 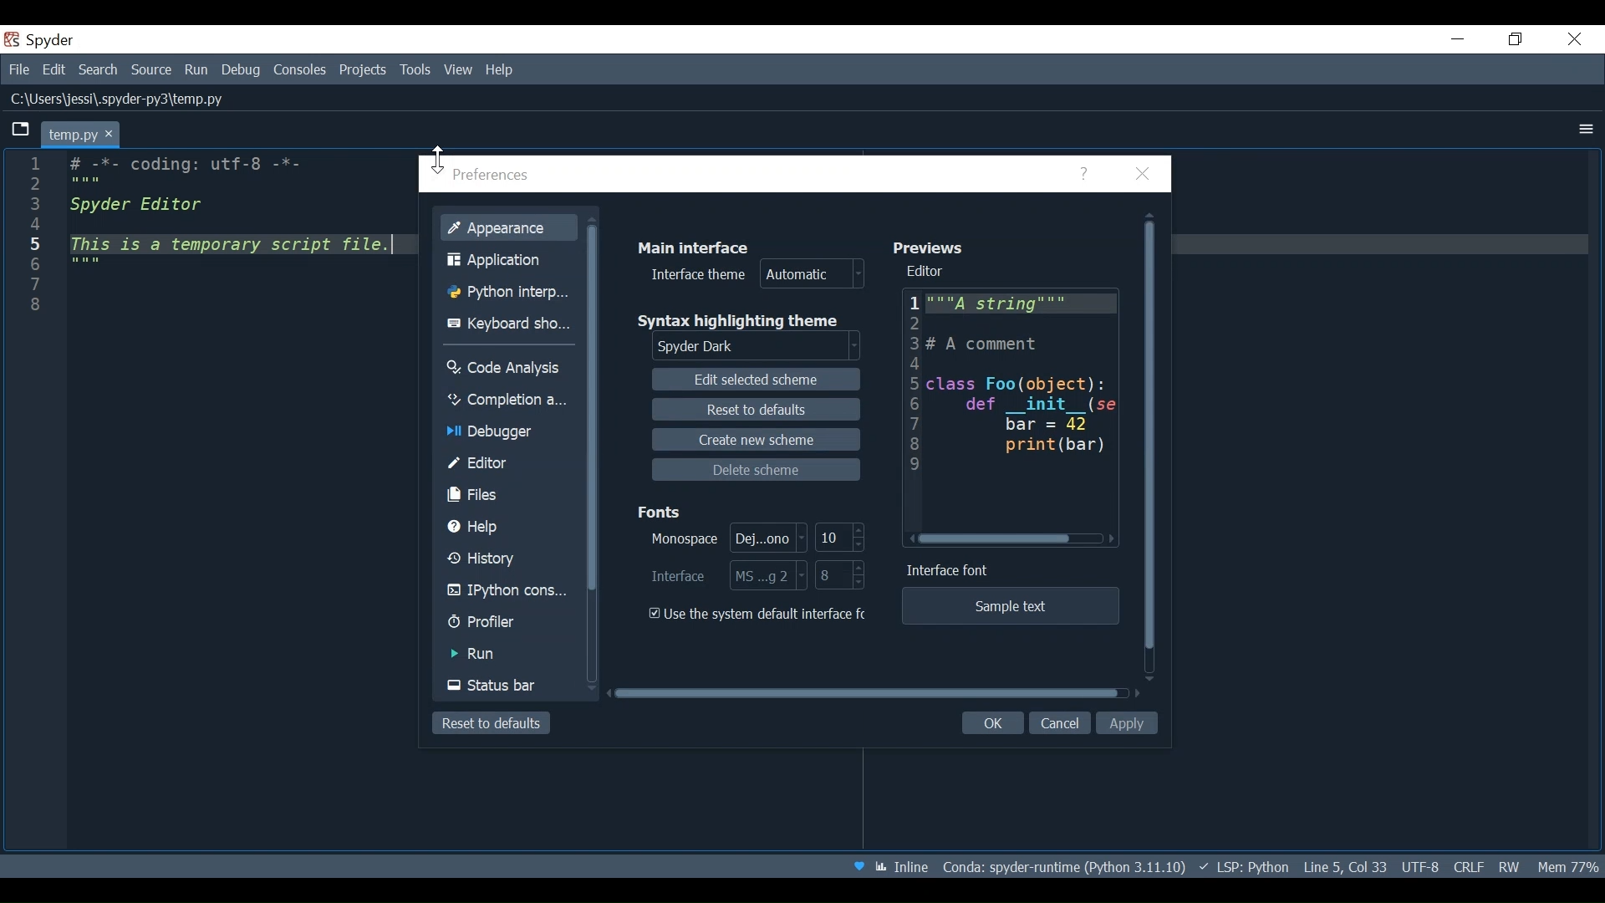 What do you see at coordinates (1423, 865) in the screenshot?
I see `File Encoding` at bounding box center [1423, 865].